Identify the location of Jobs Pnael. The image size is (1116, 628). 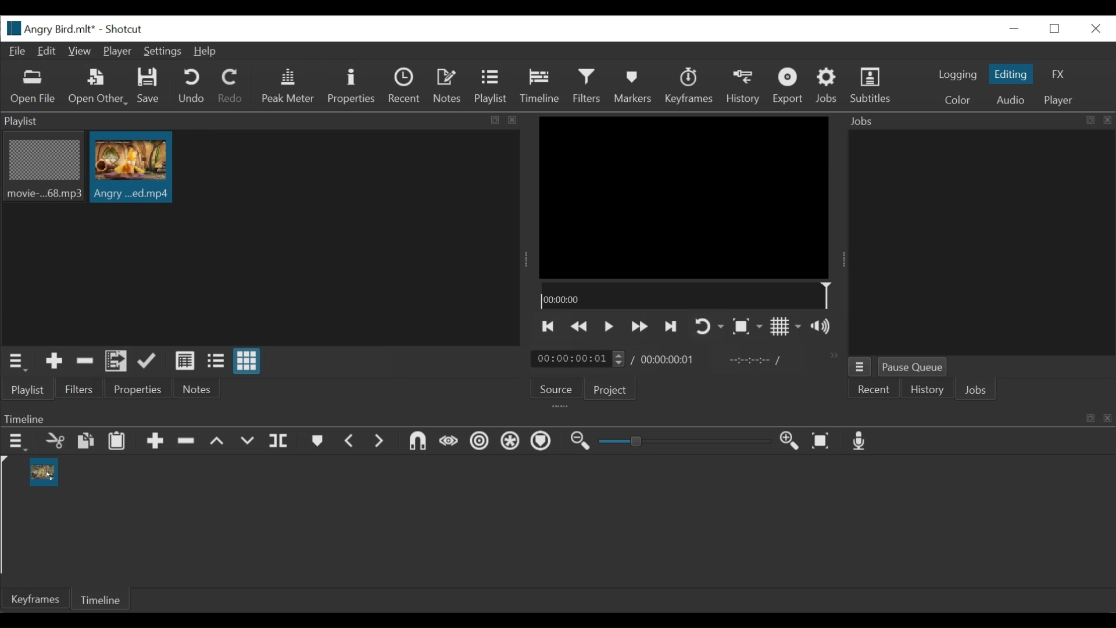
(981, 123).